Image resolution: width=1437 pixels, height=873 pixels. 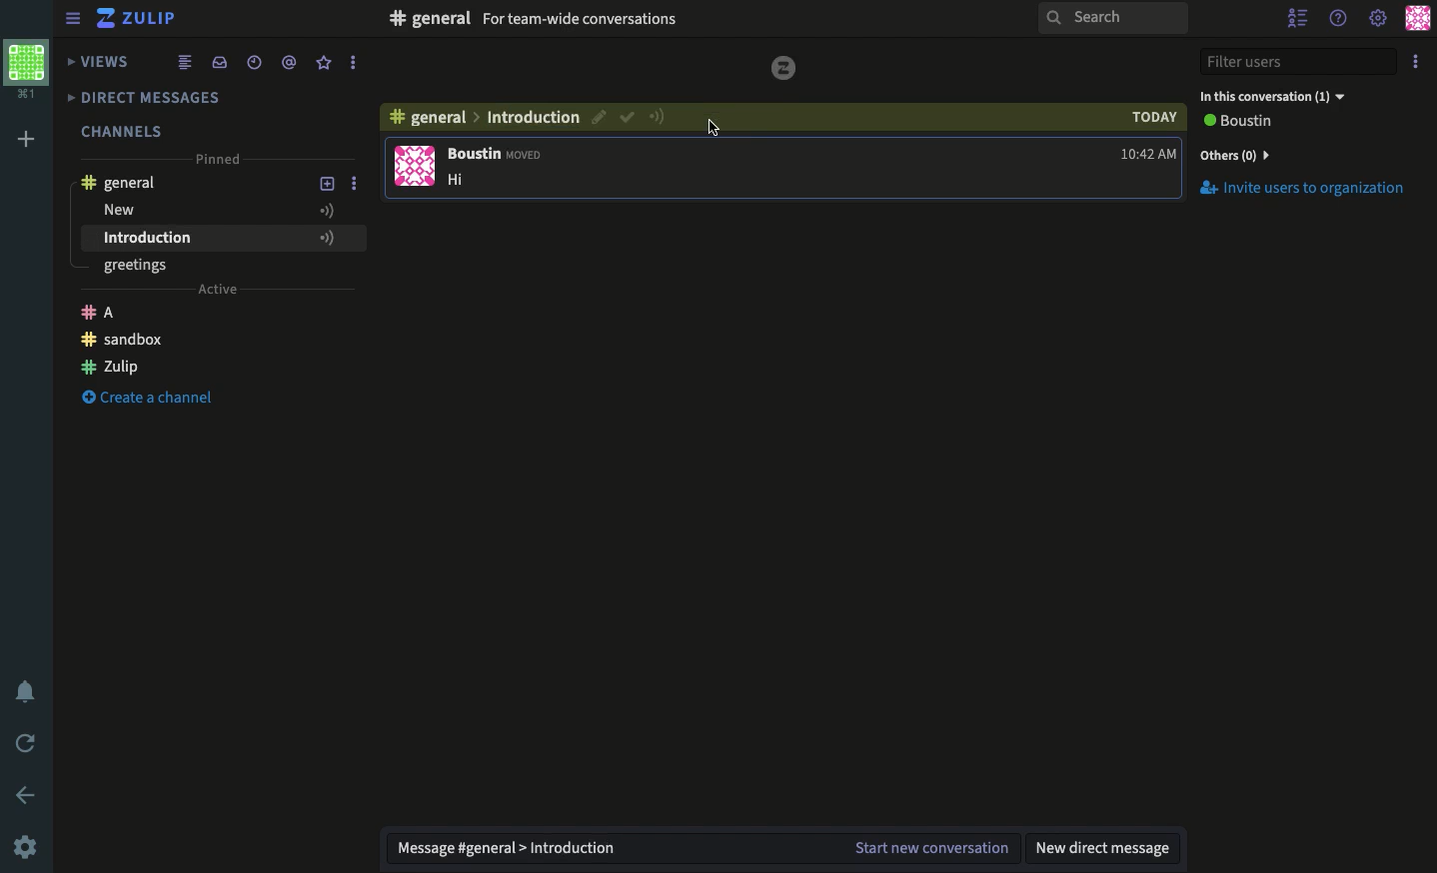 I want to click on logo, so click(x=781, y=68).